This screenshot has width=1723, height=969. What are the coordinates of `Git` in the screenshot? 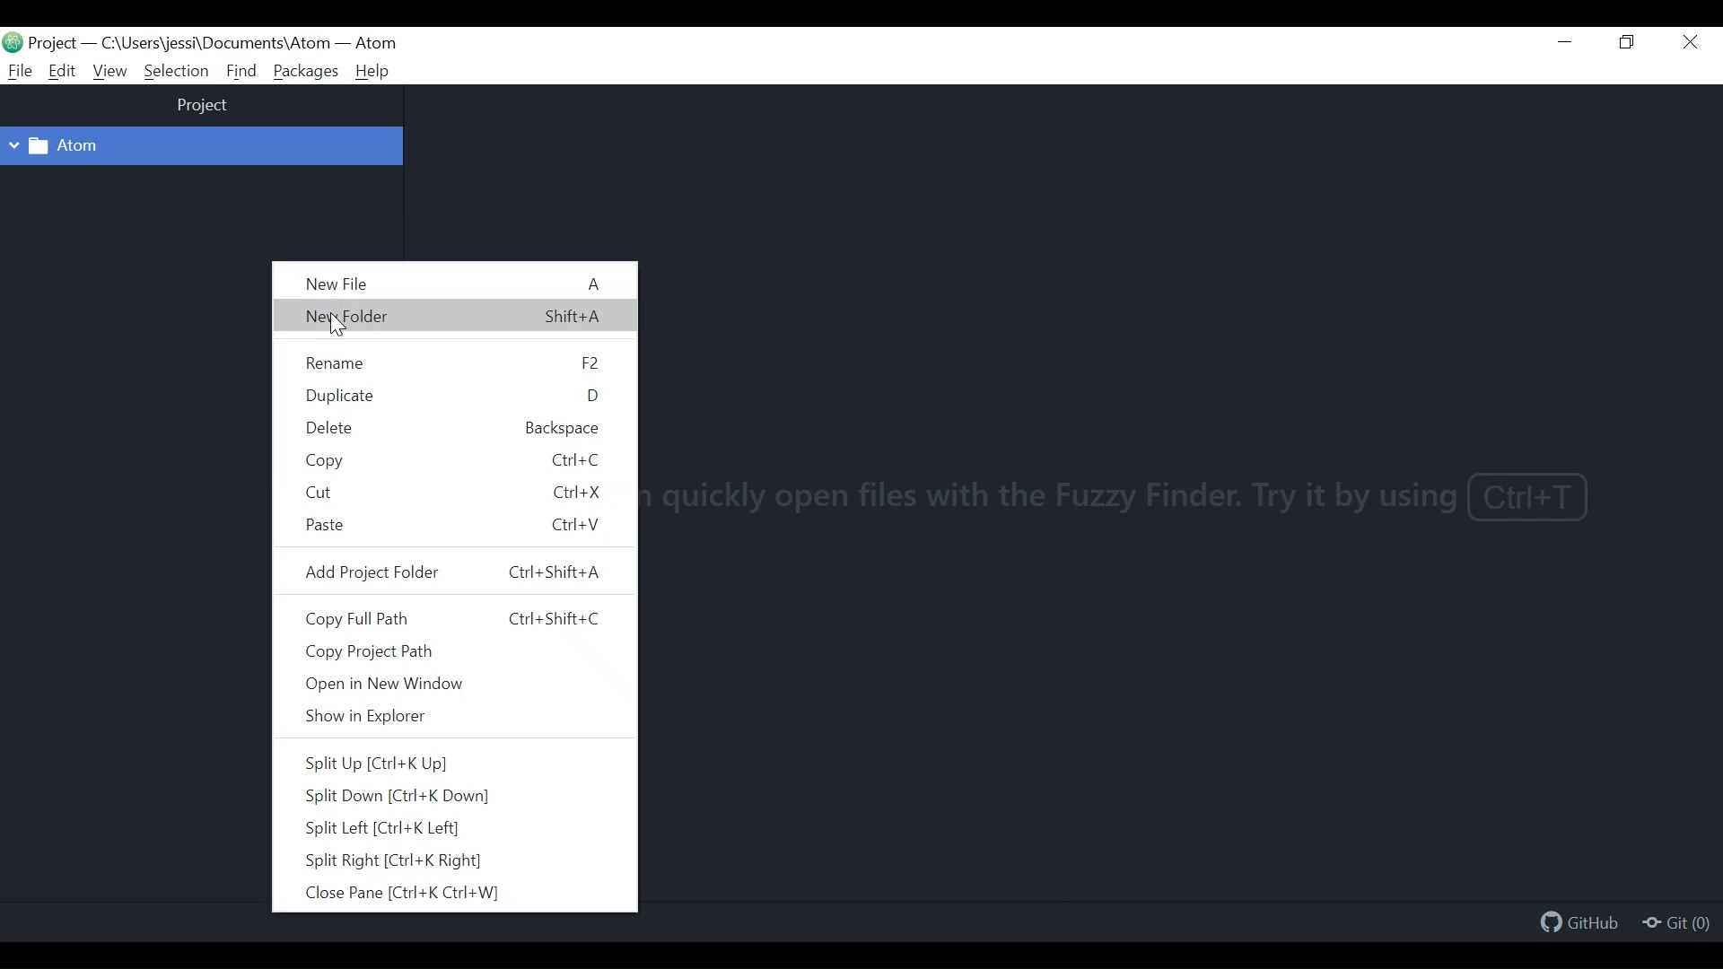 It's located at (1675, 924).